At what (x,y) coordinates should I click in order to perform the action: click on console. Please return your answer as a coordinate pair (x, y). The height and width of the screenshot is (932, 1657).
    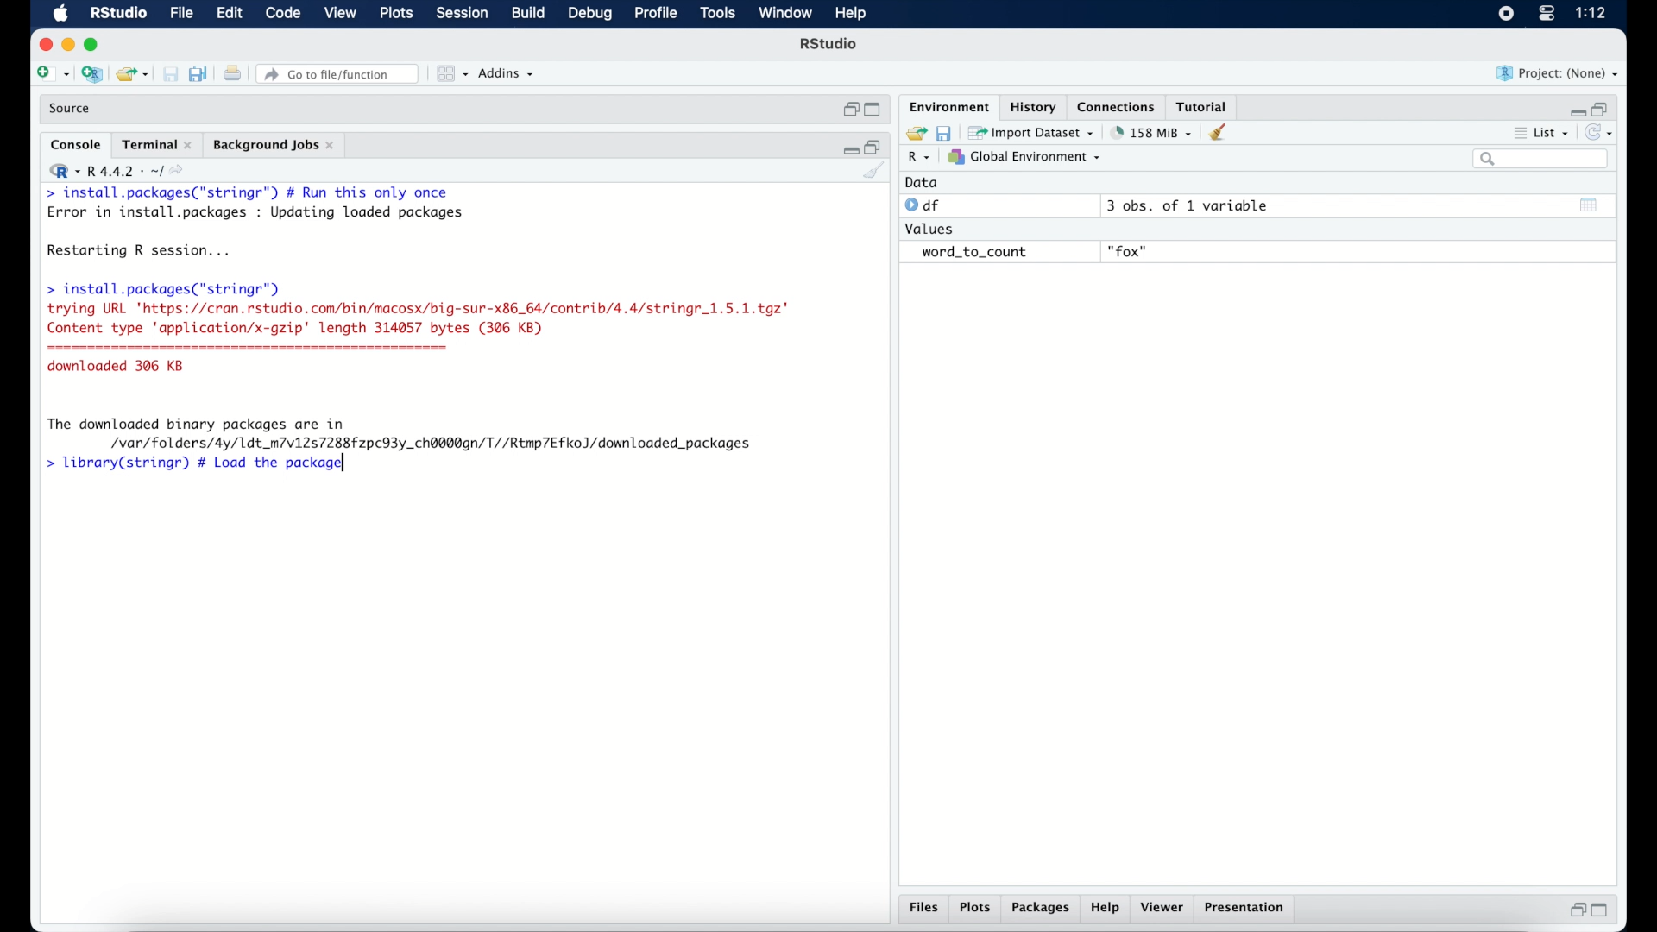
    Looking at the image, I should click on (76, 145).